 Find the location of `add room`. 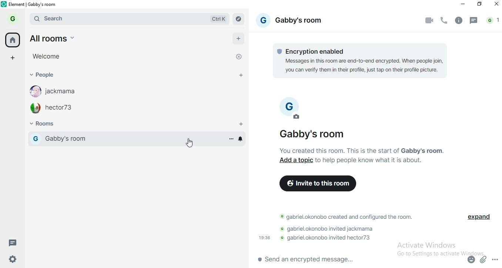

add room is located at coordinates (242, 123).